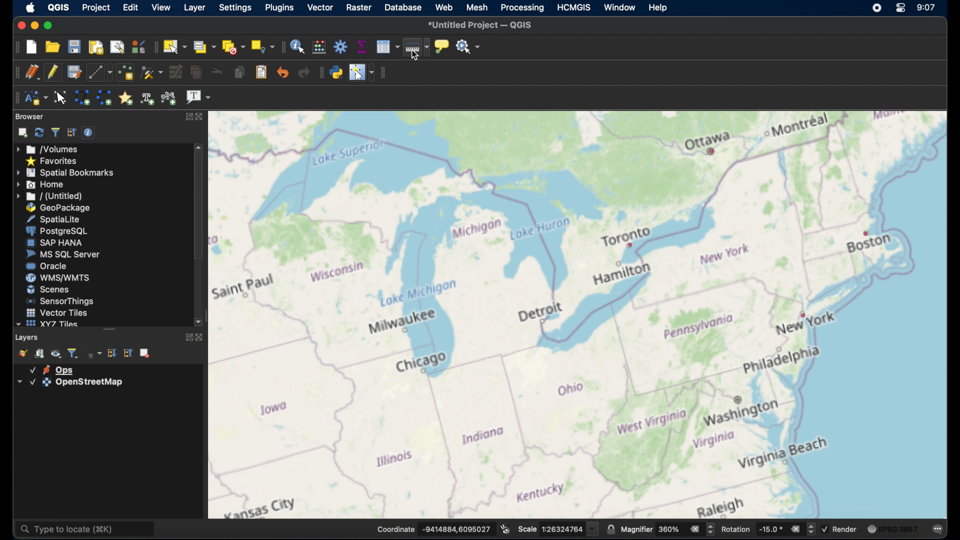 The image size is (960, 540). I want to click on sap hana, so click(54, 243).